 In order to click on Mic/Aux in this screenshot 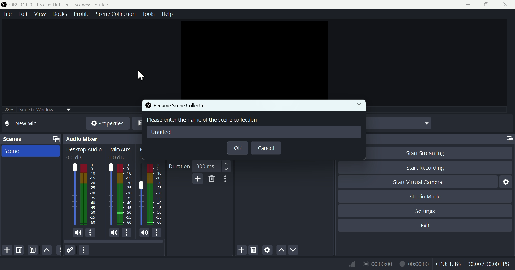, I will do `click(121, 150)`.